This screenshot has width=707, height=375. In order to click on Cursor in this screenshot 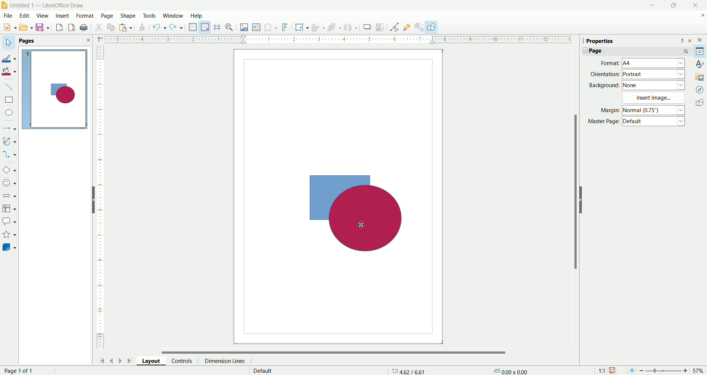, I will do `click(364, 224)`.